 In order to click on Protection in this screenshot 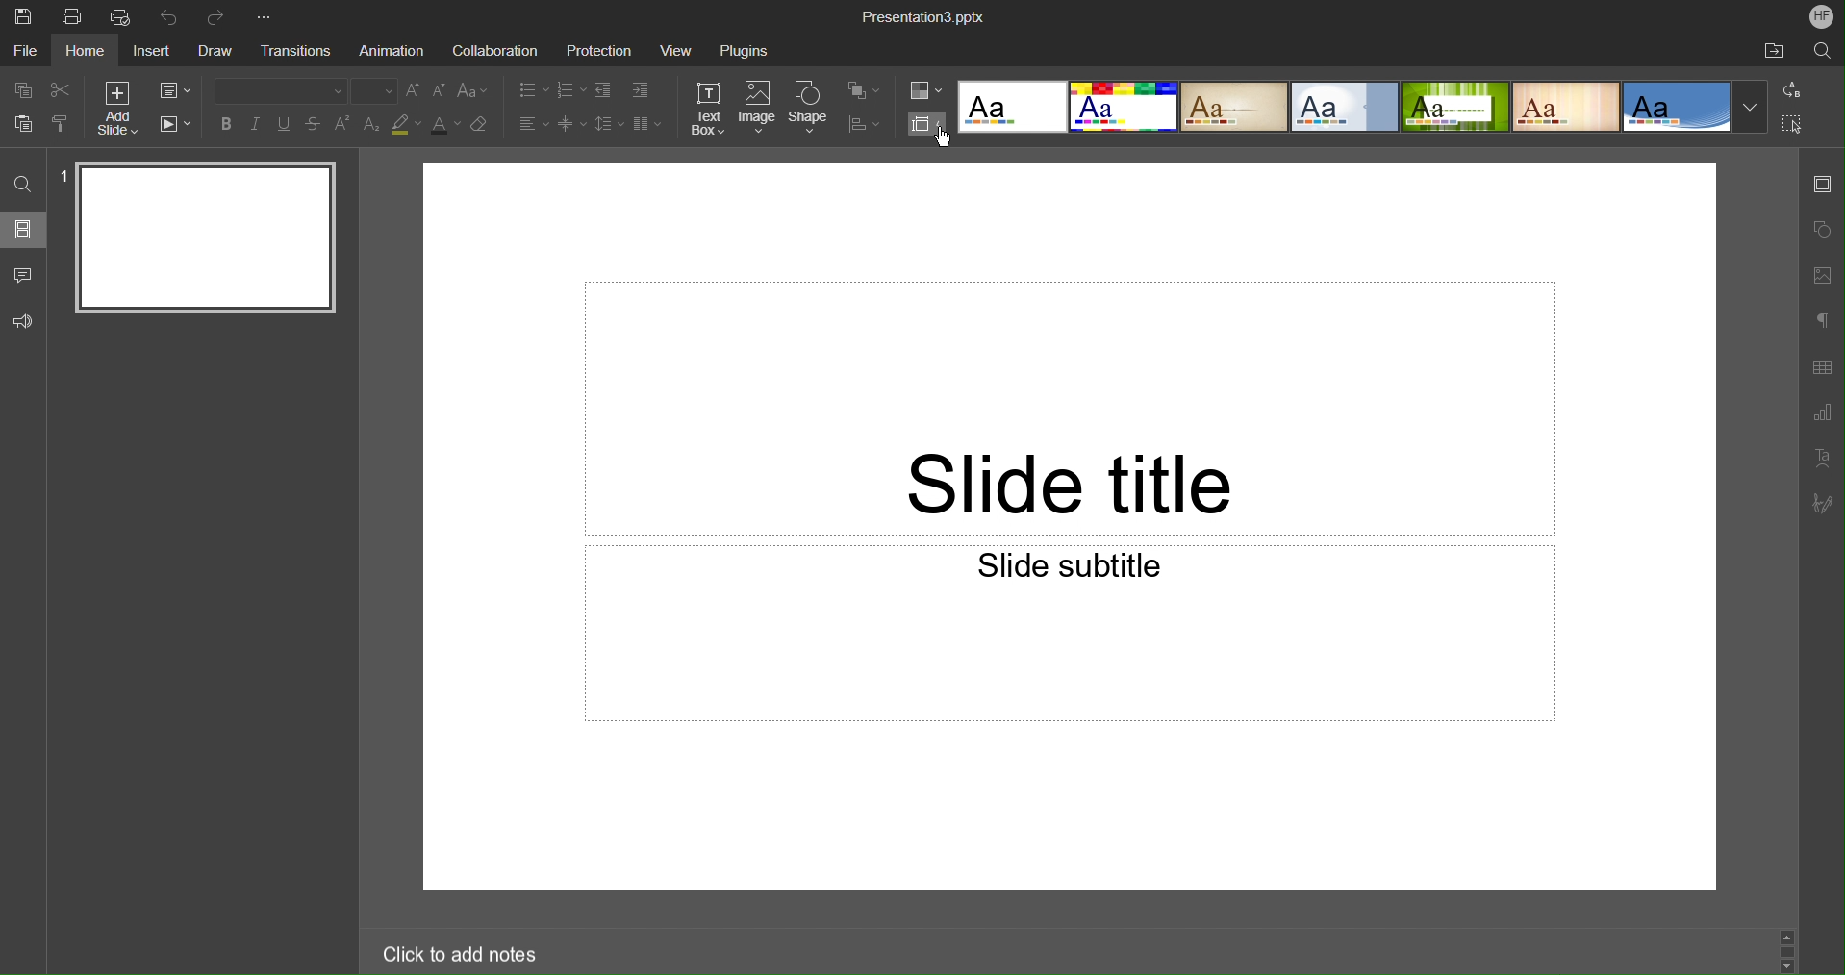, I will do `click(602, 52)`.